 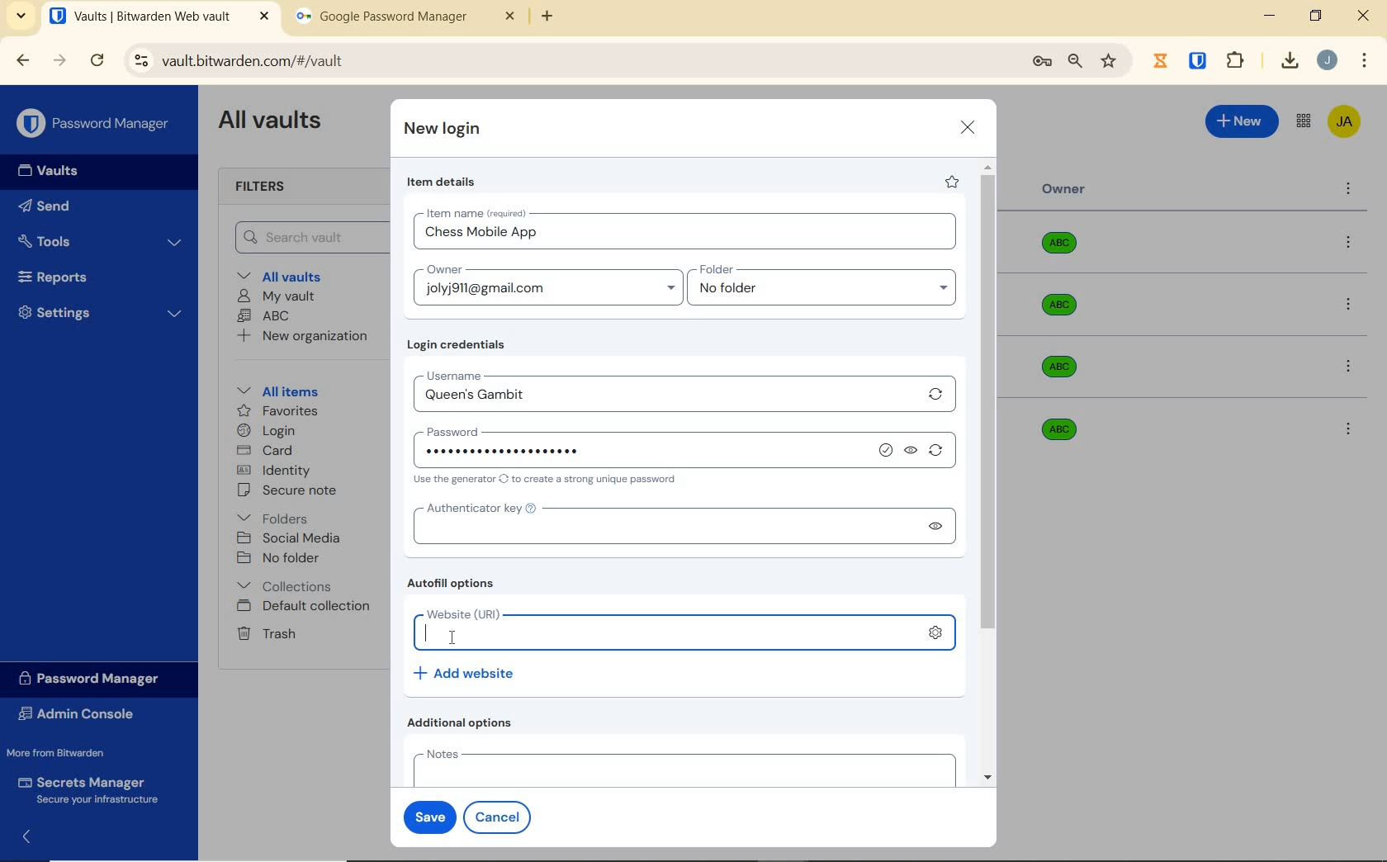 I want to click on good, so click(x=888, y=451).